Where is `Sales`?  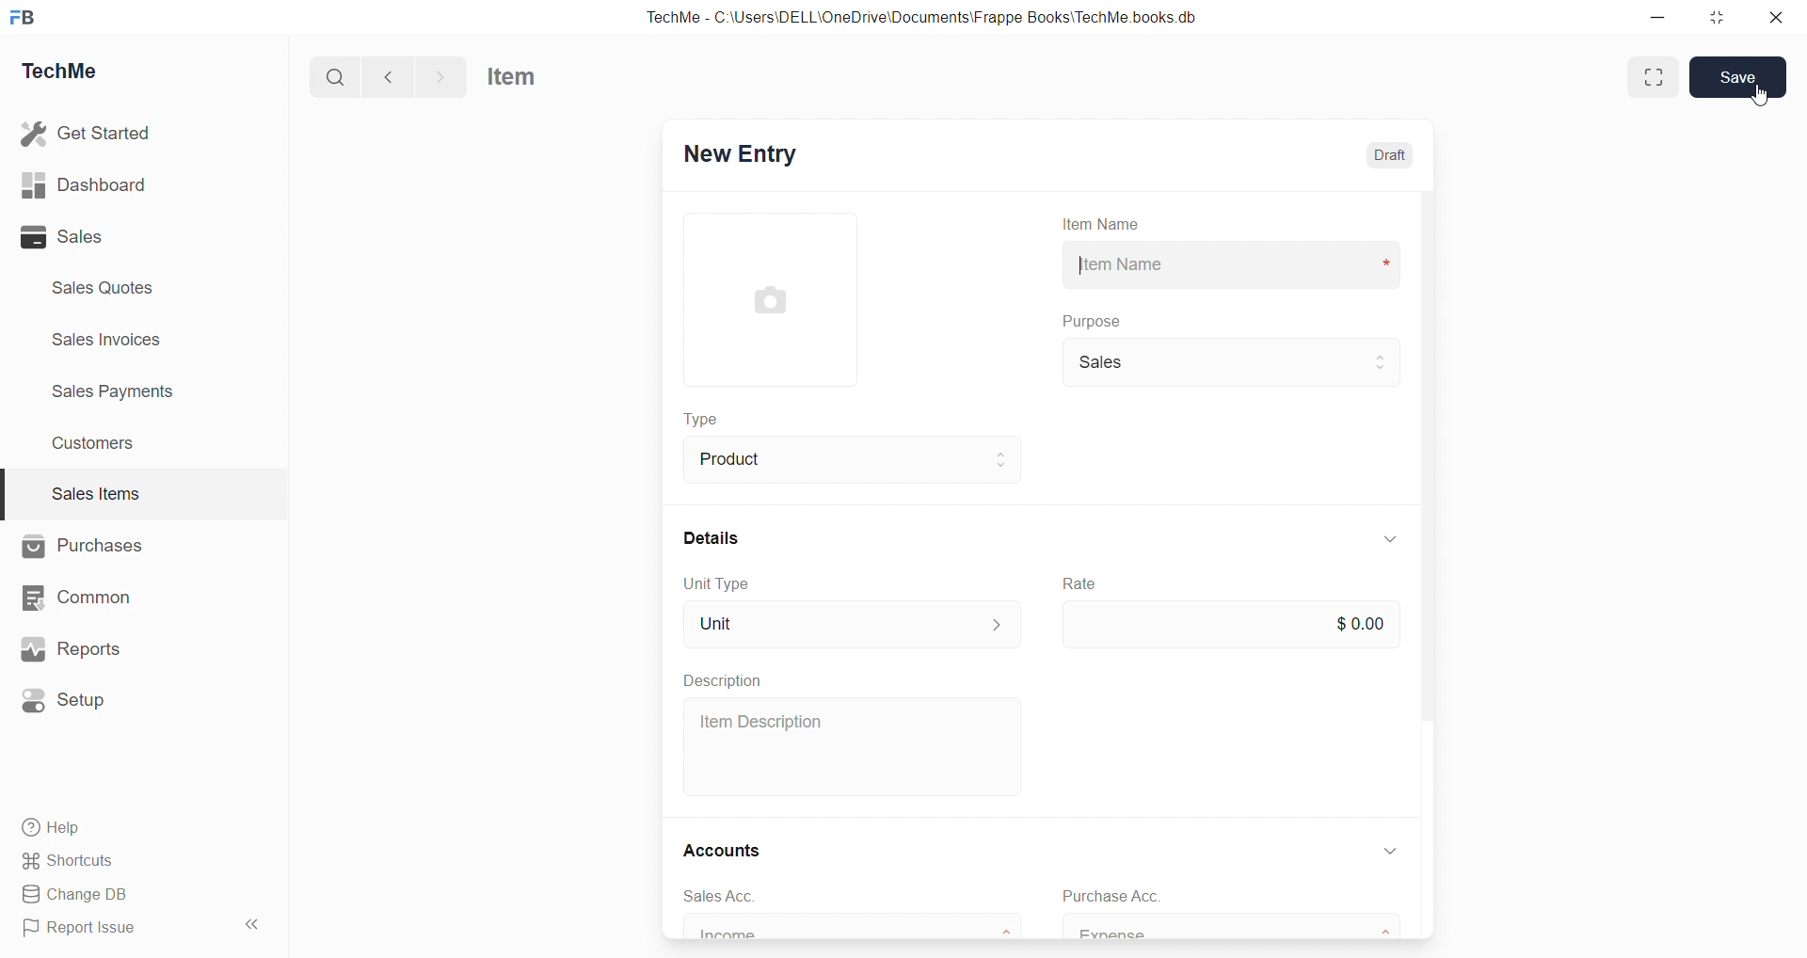
Sales is located at coordinates (64, 238).